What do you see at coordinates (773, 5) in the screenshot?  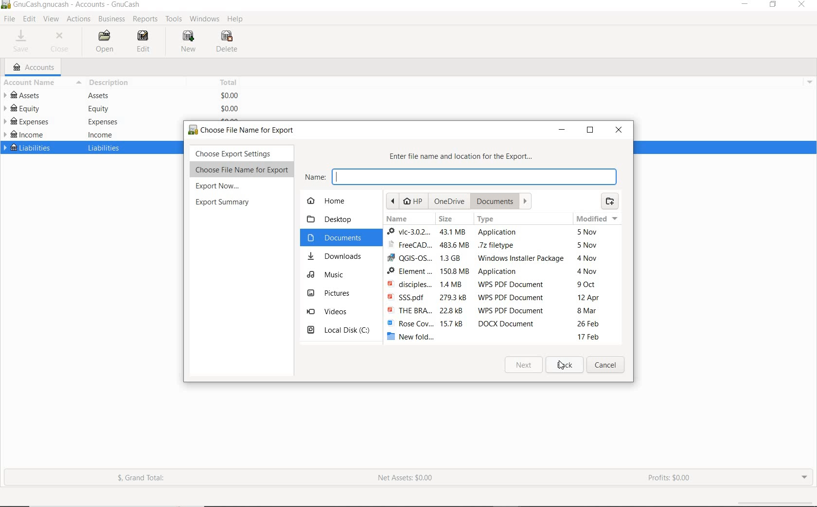 I see `RESTORE DOWN` at bounding box center [773, 5].